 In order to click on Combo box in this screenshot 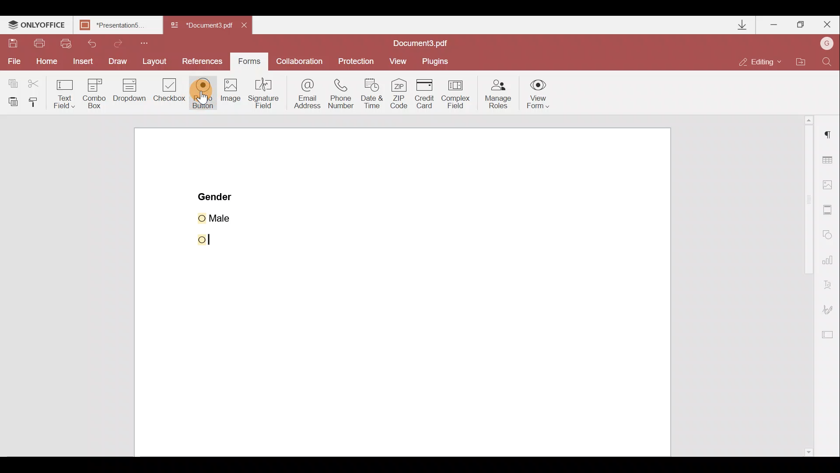, I will do `click(92, 92)`.